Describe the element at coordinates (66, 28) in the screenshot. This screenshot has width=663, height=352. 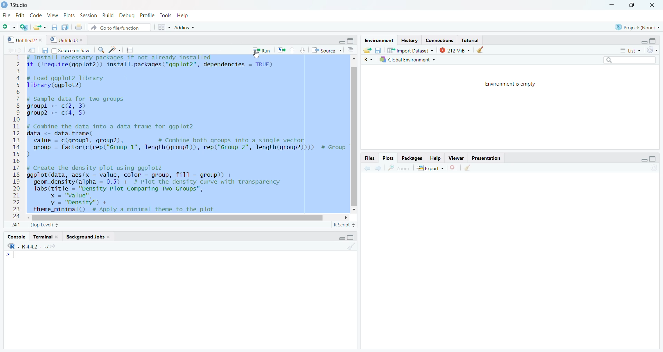
I see `save all open documents` at that location.